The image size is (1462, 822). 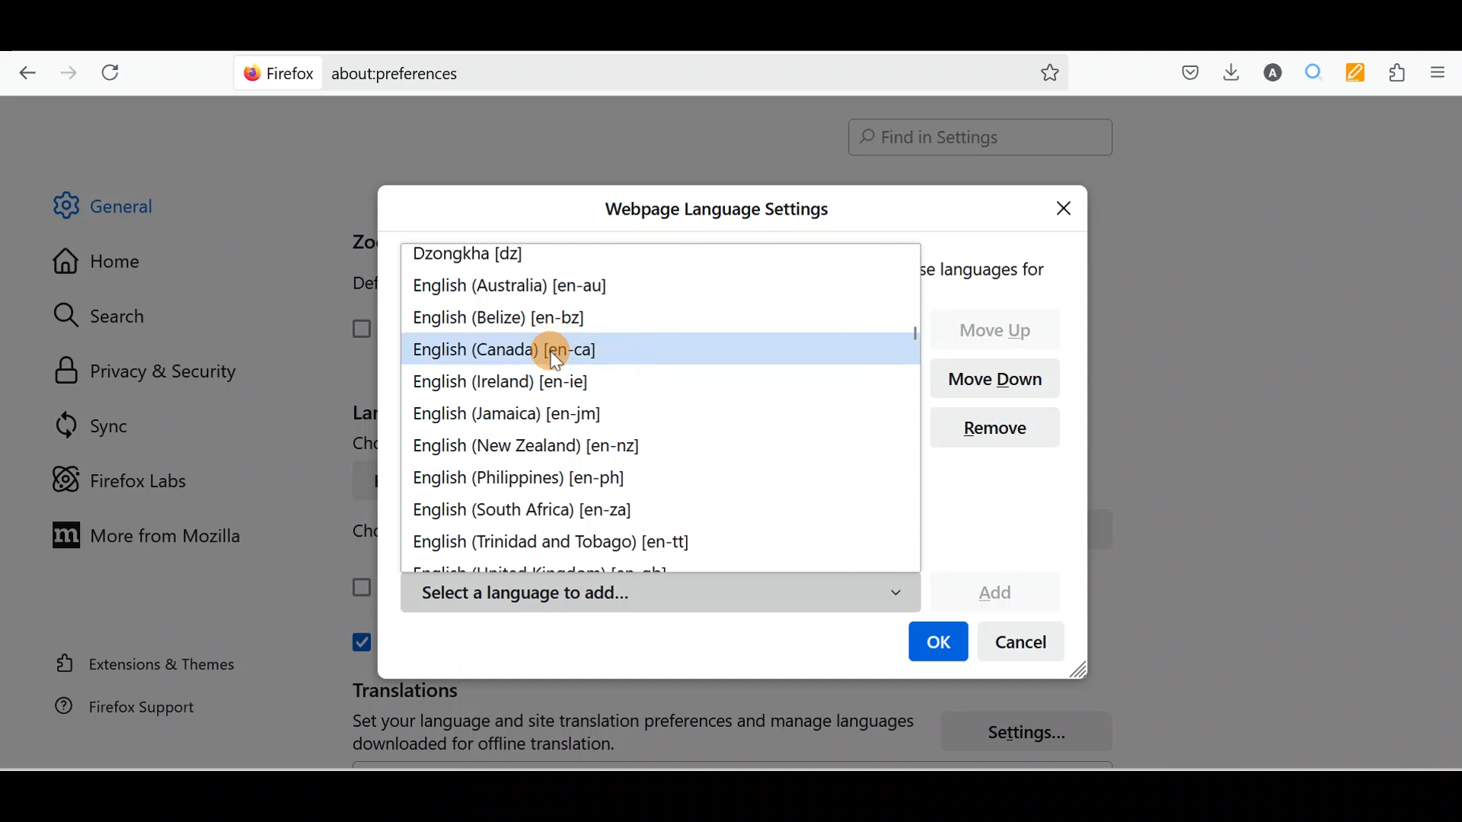 What do you see at coordinates (1026, 645) in the screenshot?
I see `Cancel` at bounding box center [1026, 645].